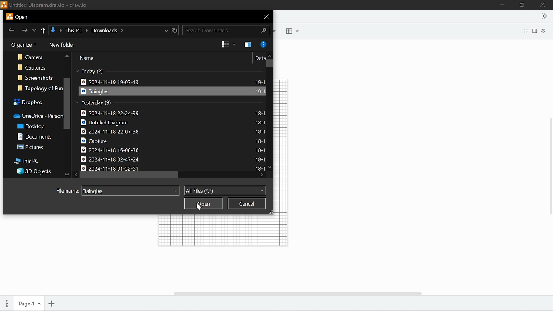 The width and height of the screenshot is (553, 311). I want to click on Screenshots, so click(36, 77).